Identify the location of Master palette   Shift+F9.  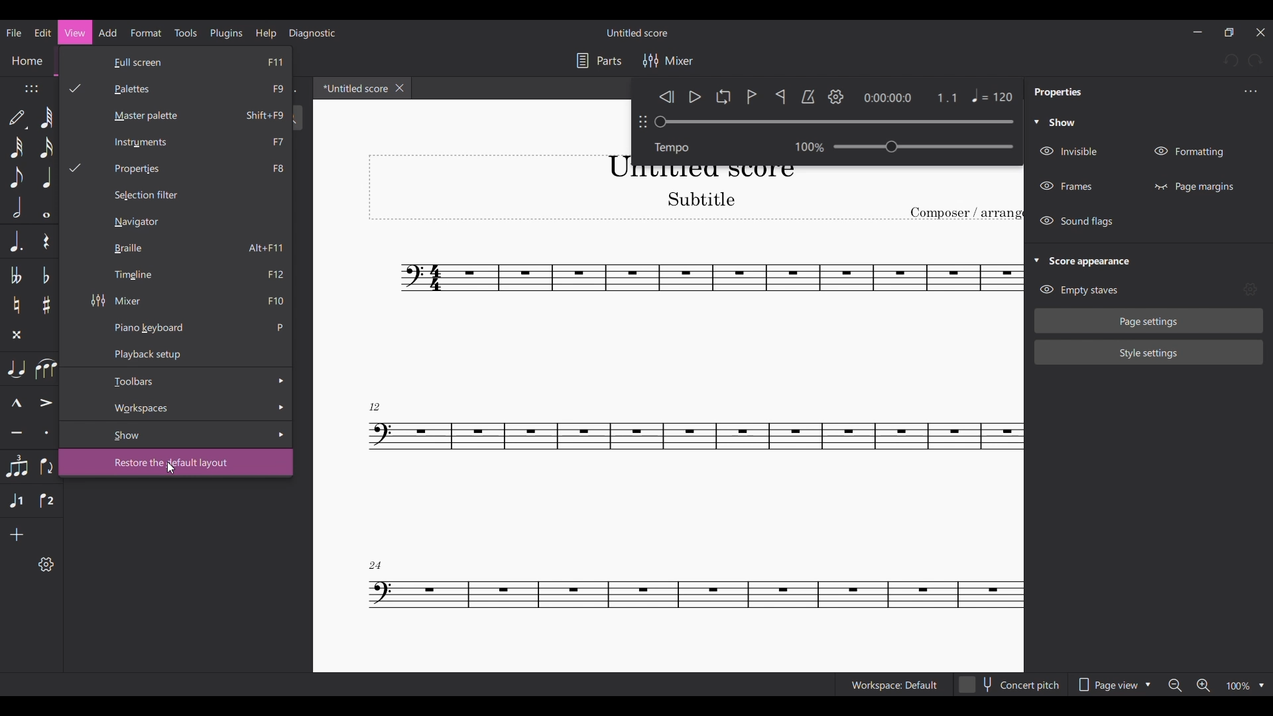
(183, 117).